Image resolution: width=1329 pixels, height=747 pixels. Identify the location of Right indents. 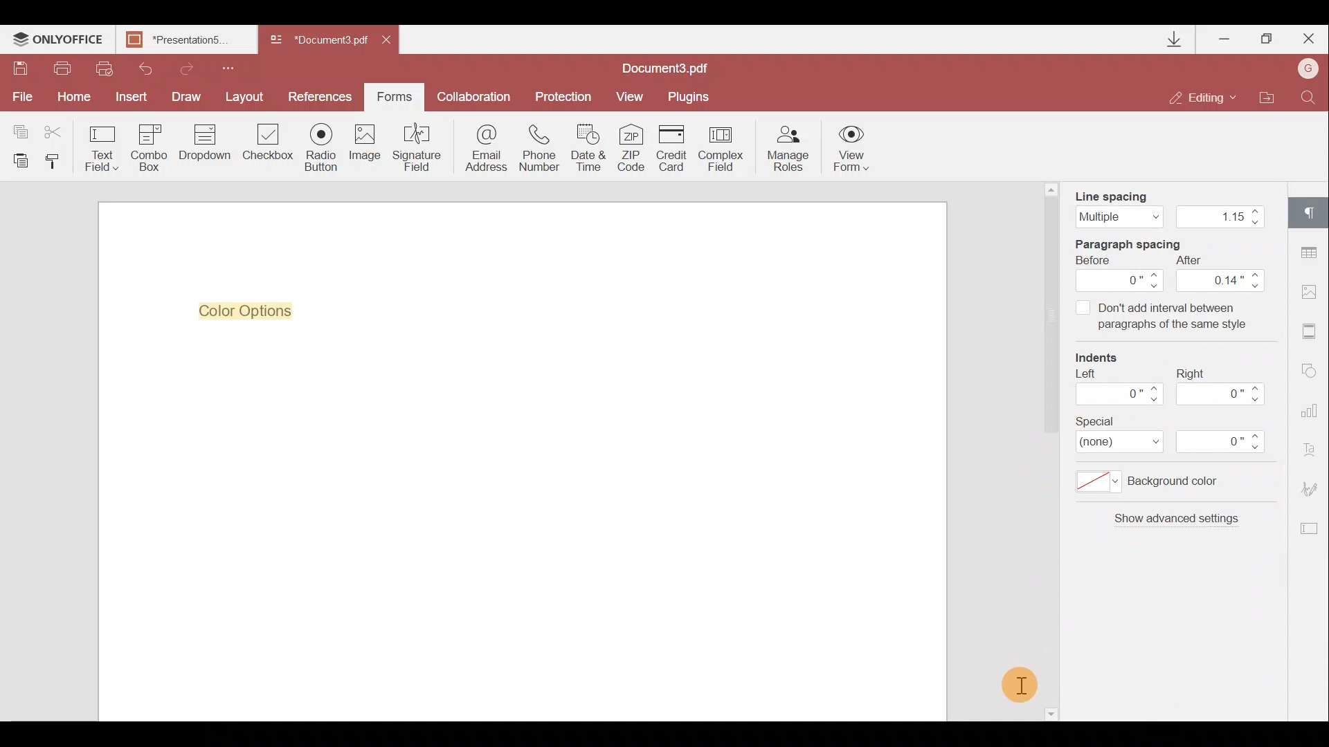
(1224, 374).